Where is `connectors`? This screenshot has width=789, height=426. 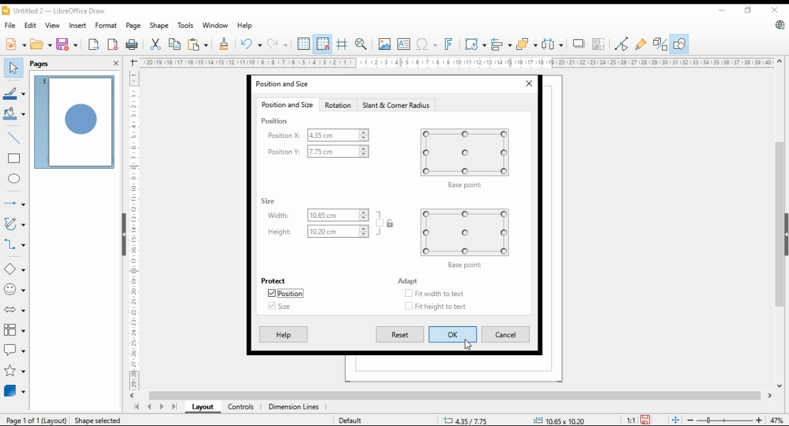
connectors is located at coordinates (15, 245).